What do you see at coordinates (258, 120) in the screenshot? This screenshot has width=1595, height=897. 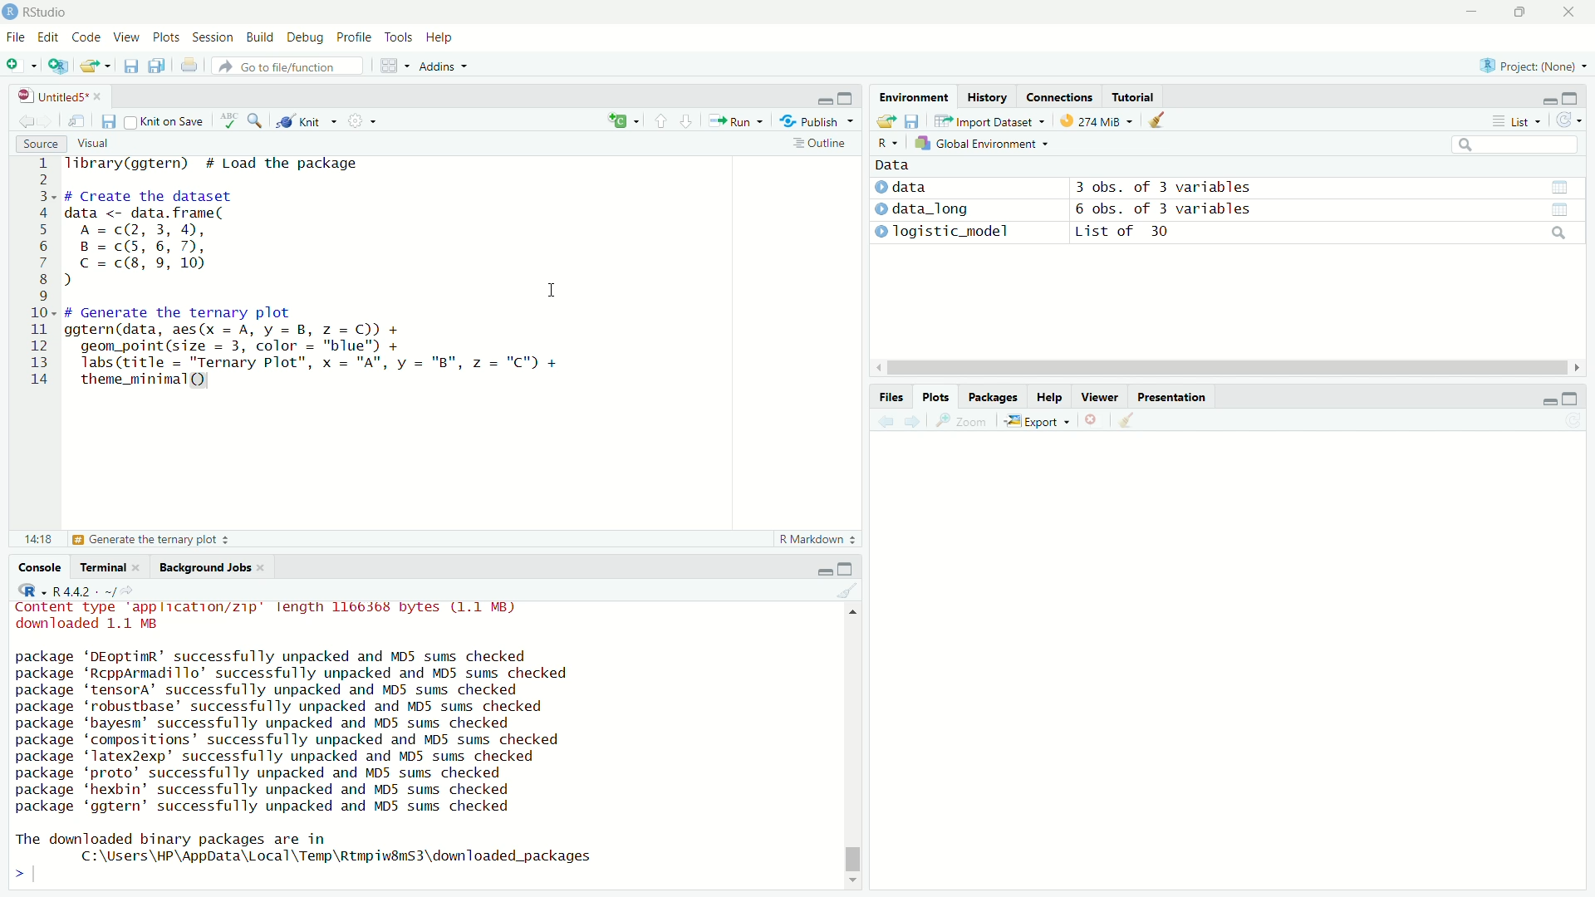 I see `search` at bounding box center [258, 120].